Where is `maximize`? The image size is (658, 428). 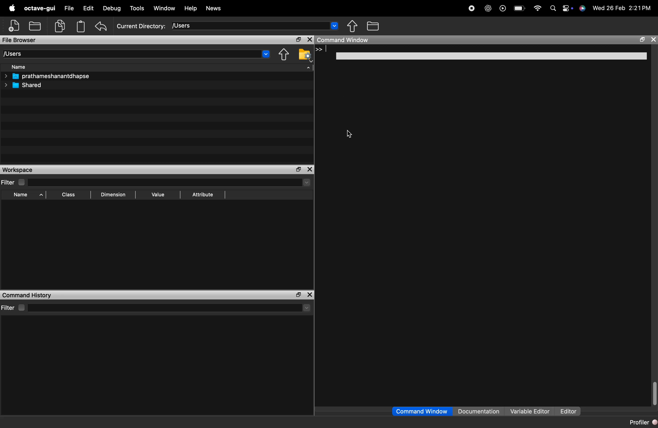
maximize is located at coordinates (641, 38).